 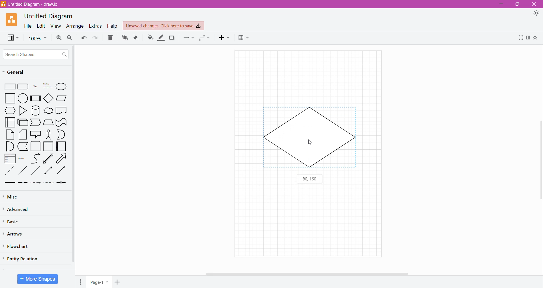 I want to click on Insert, so click(x=225, y=38).